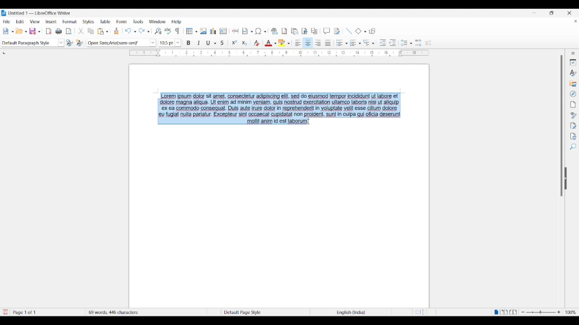 The height and width of the screenshot is (325, 579). Describe the element at coordinates (339, 43) in the screenshot. I see `Toggle unordered list` at that location.